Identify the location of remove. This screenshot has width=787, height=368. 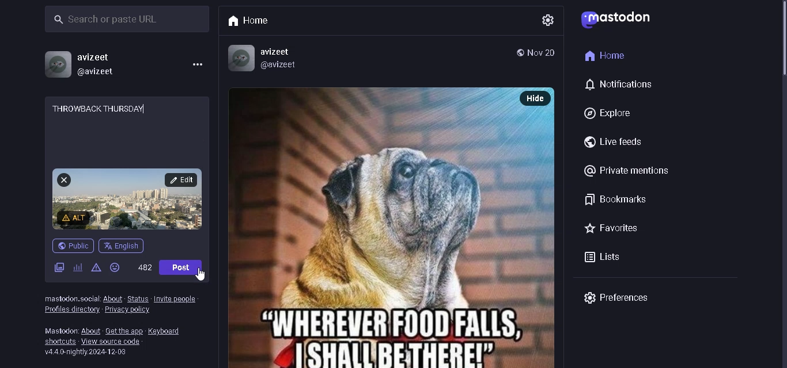
(65, 181).